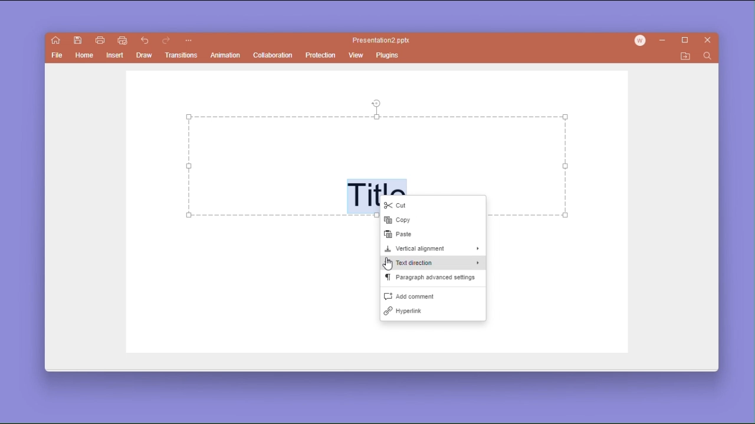 The width and height of the screenshot is (755, 424). Describe the element at coordinates (707, 57) in the screenshot. I see `find` at that location.